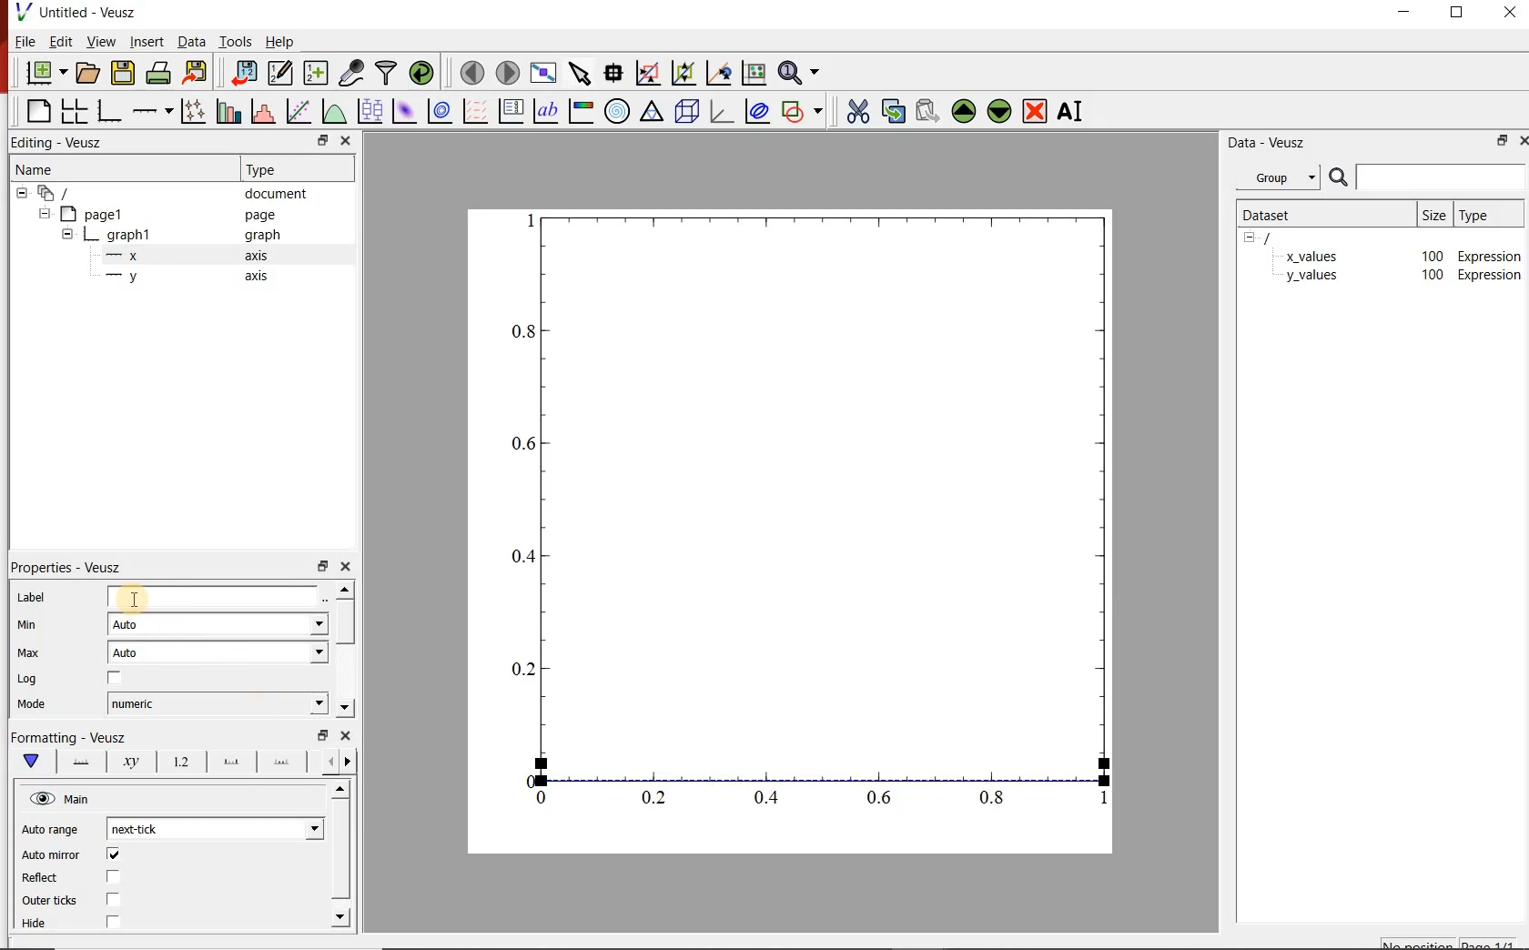  Describe the element at coordinates (109, 113) in the screenshot. I see `bar graph` at that location.